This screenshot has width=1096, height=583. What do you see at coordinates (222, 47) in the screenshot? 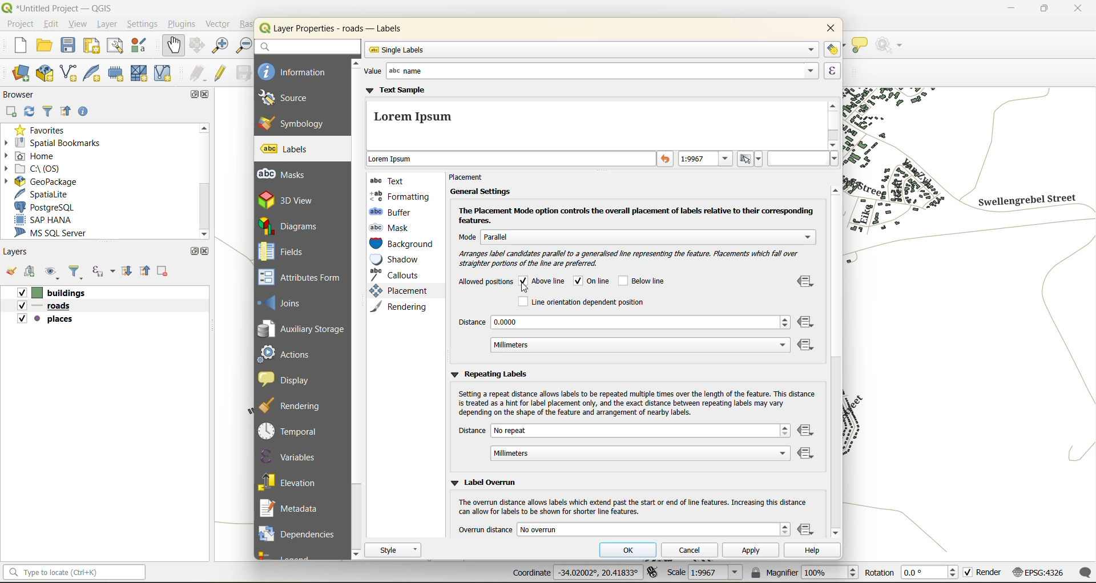
I see `zoom in` at bounding box center [222, 47].